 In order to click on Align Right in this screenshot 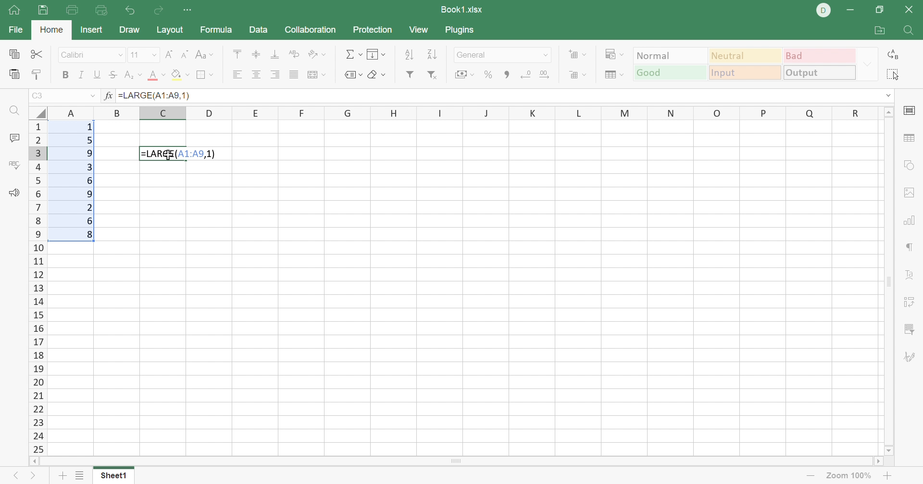, I will do `click(275, 75)`.